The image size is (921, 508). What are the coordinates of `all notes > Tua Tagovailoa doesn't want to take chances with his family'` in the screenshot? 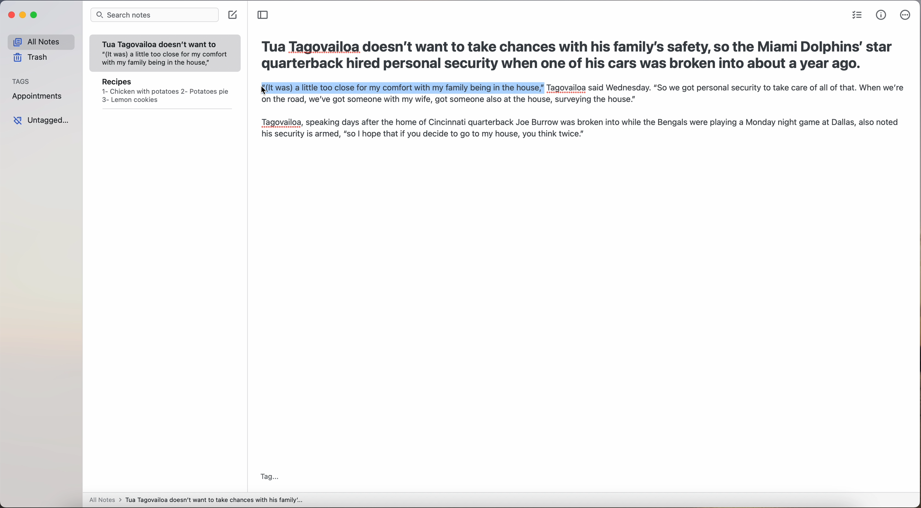 It's located at (196, 501).